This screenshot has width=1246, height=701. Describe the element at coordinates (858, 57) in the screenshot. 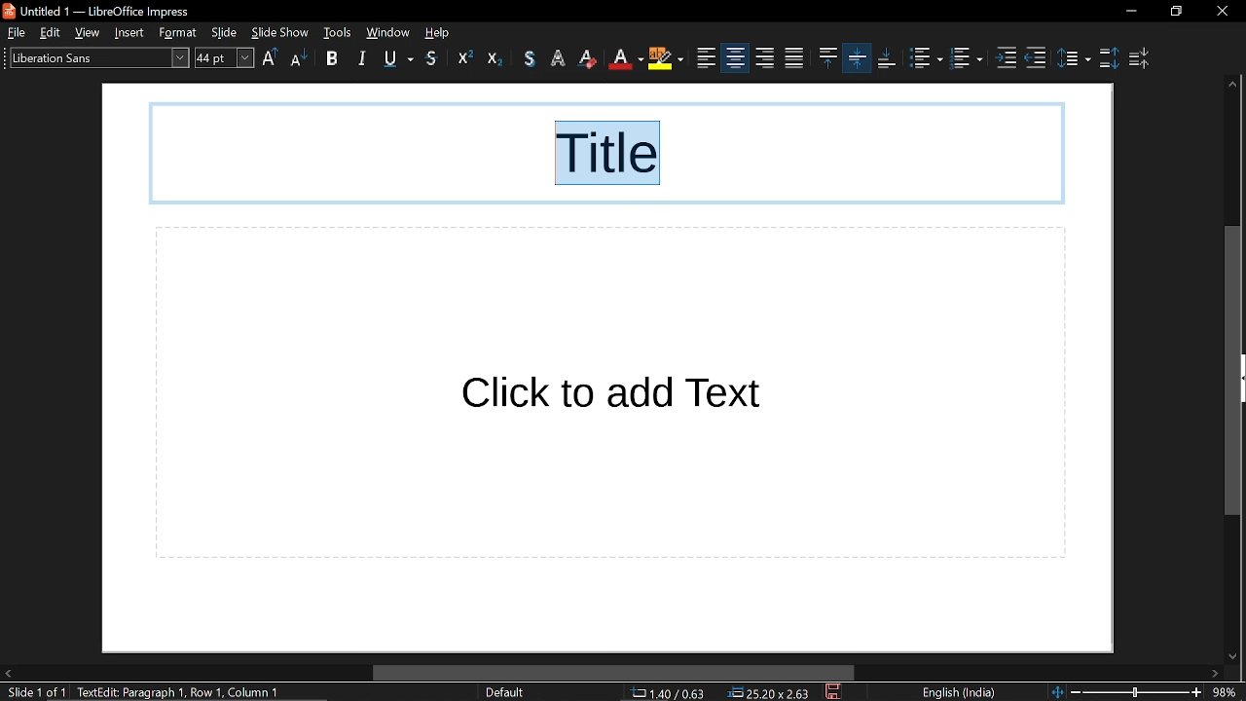

I see `align bottom` at that location.